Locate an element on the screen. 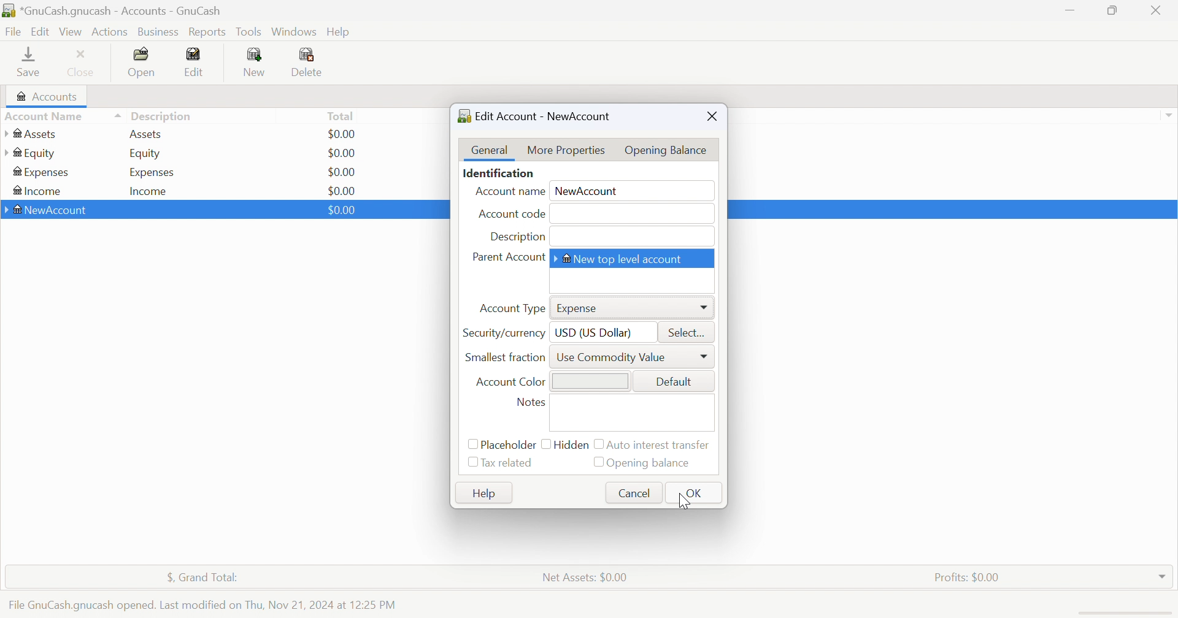 Image resolution: width=1178 pixels, height=618 pixels. Open is located at coordinates (143, 63).